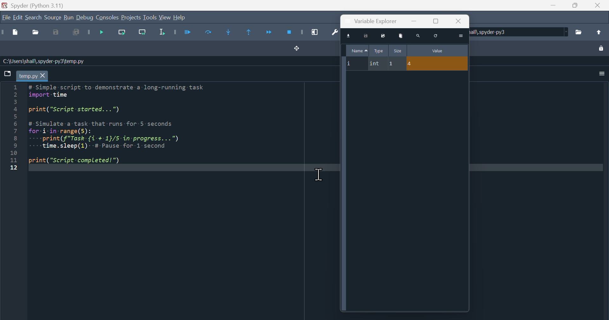  I want to click on view, so click(165, 17).